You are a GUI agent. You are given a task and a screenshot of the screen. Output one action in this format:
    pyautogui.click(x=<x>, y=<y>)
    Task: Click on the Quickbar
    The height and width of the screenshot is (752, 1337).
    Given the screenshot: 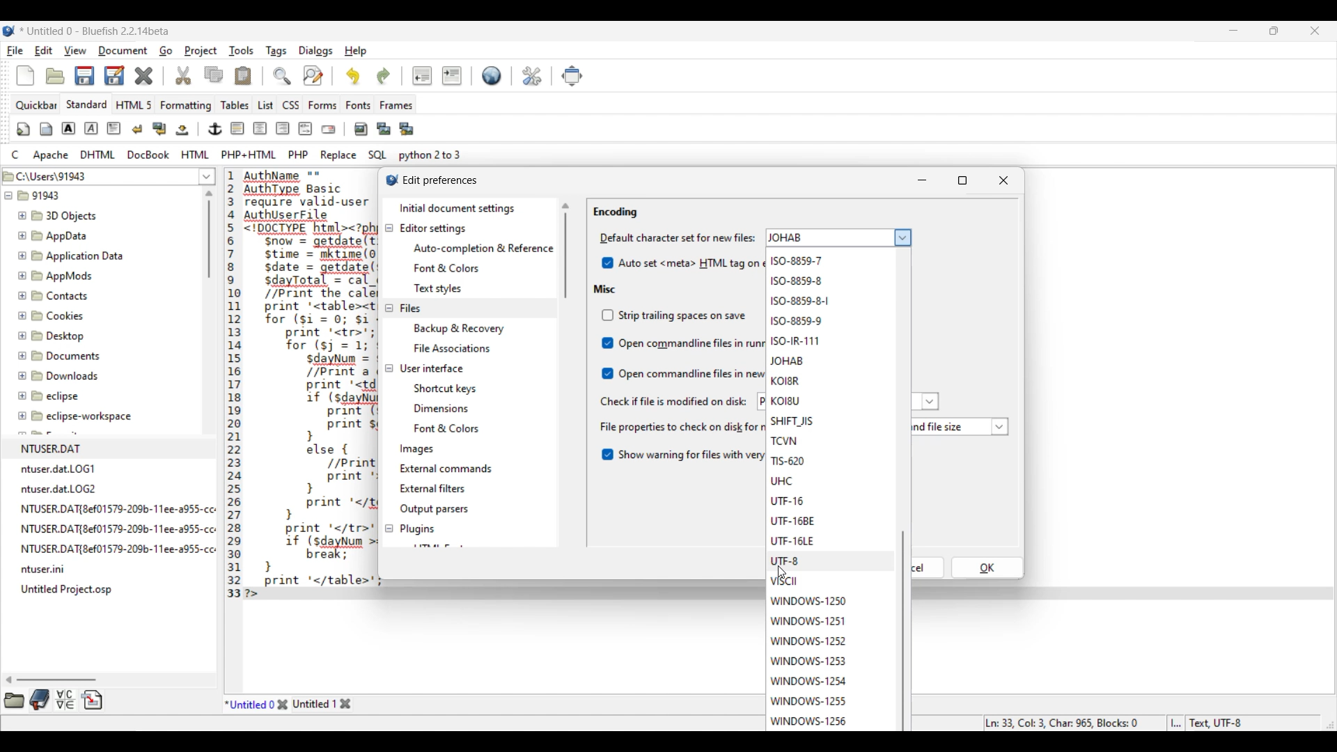 What is the action you would take?
    pyautogui.click(x=36, y=106)
    